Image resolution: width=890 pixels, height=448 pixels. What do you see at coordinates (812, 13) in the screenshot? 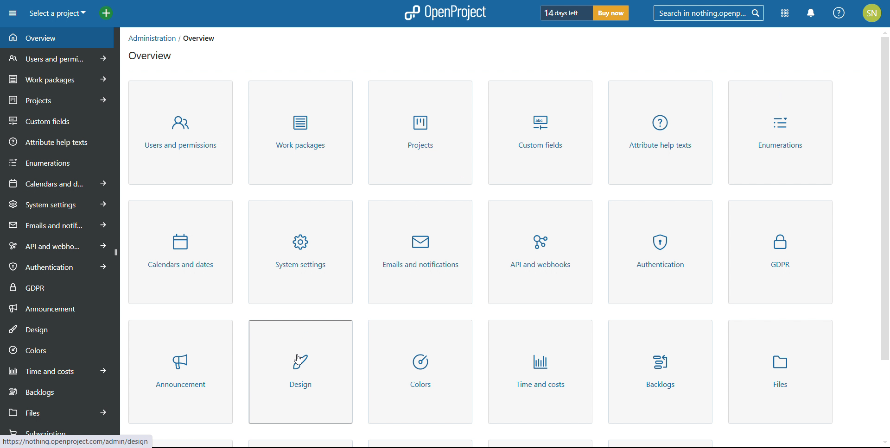
I see `notifications` at bounding box center [812, 13].